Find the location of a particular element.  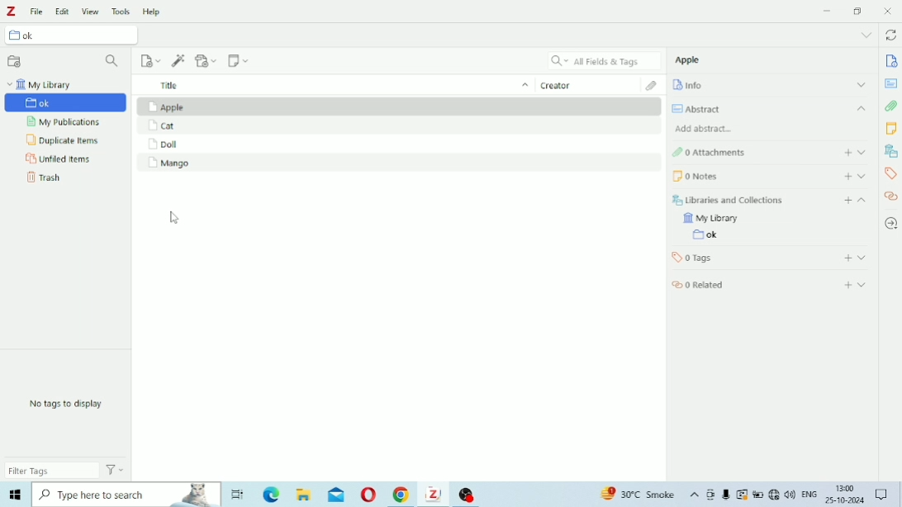

Apple is located at coordinates (171, 107).